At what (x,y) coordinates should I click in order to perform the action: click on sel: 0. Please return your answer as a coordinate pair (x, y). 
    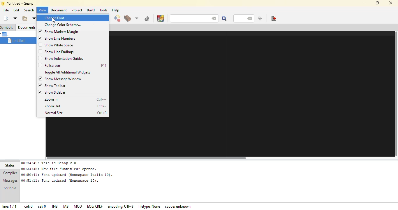
    Looking at the image, I should click on (41, 206).